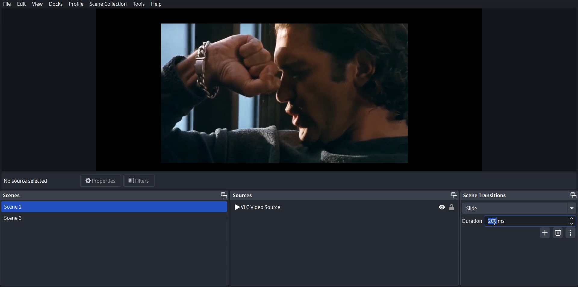 This screenshot has height=287, width=578. Describe the element at coordinates (108, 5) in the screenshot. I see `Scene Collection` at that location.